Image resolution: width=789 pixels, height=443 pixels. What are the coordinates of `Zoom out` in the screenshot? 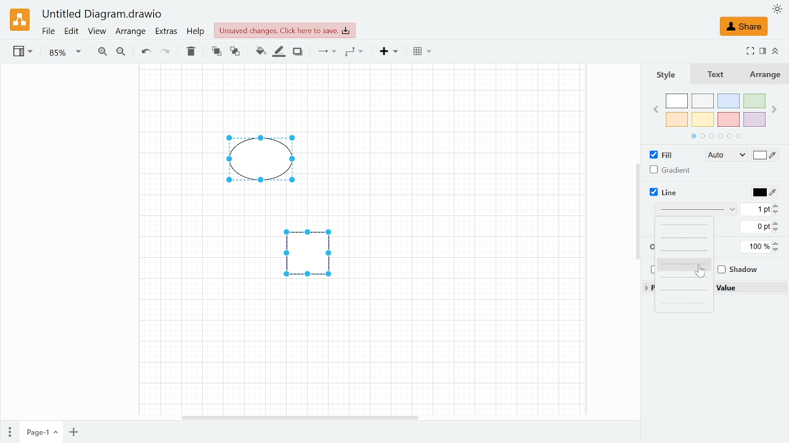 It's located at (121, 52).